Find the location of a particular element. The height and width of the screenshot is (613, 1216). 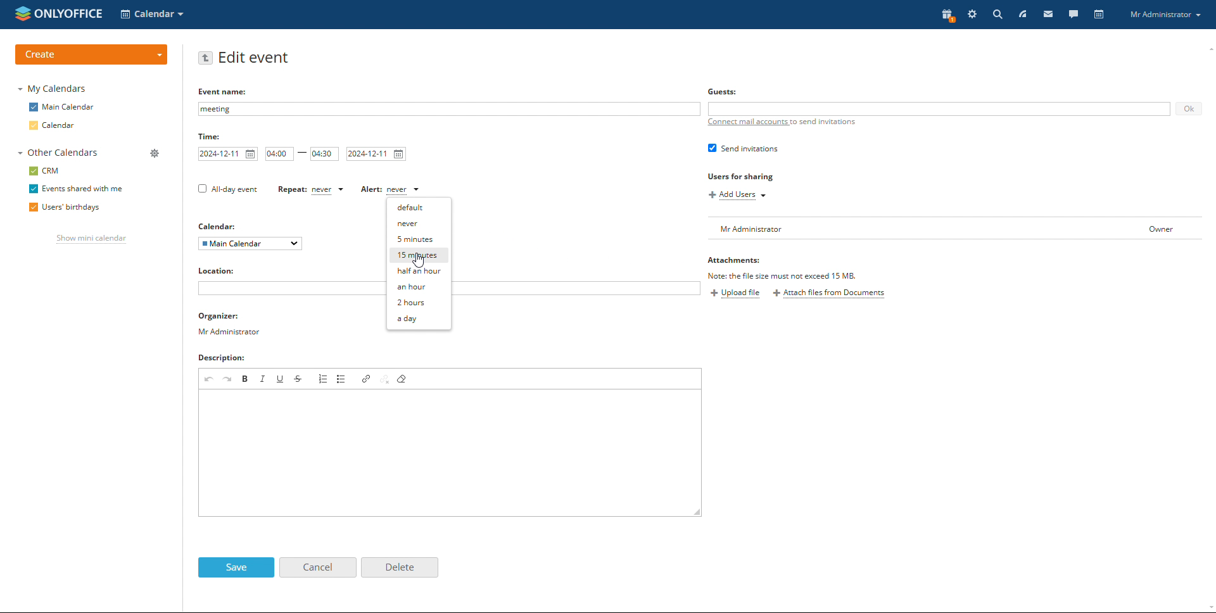

half an hour is located at coordinates (419, 271).